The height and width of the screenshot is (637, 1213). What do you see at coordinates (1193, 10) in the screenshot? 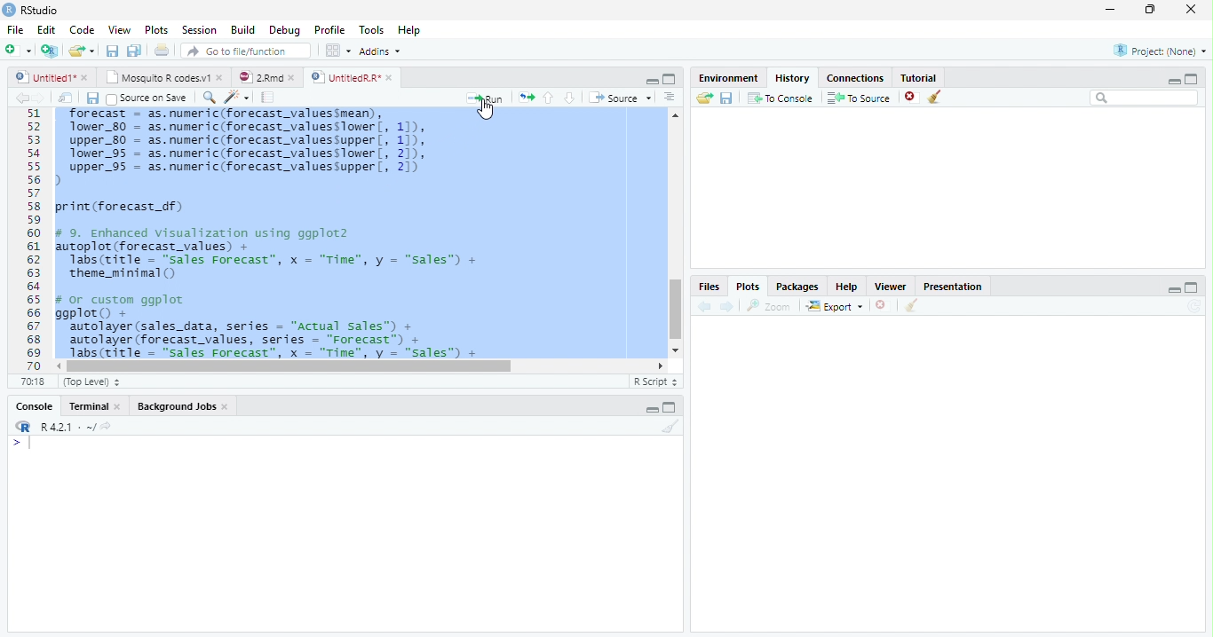
I see `Close` at bounding box center [1193, 10].